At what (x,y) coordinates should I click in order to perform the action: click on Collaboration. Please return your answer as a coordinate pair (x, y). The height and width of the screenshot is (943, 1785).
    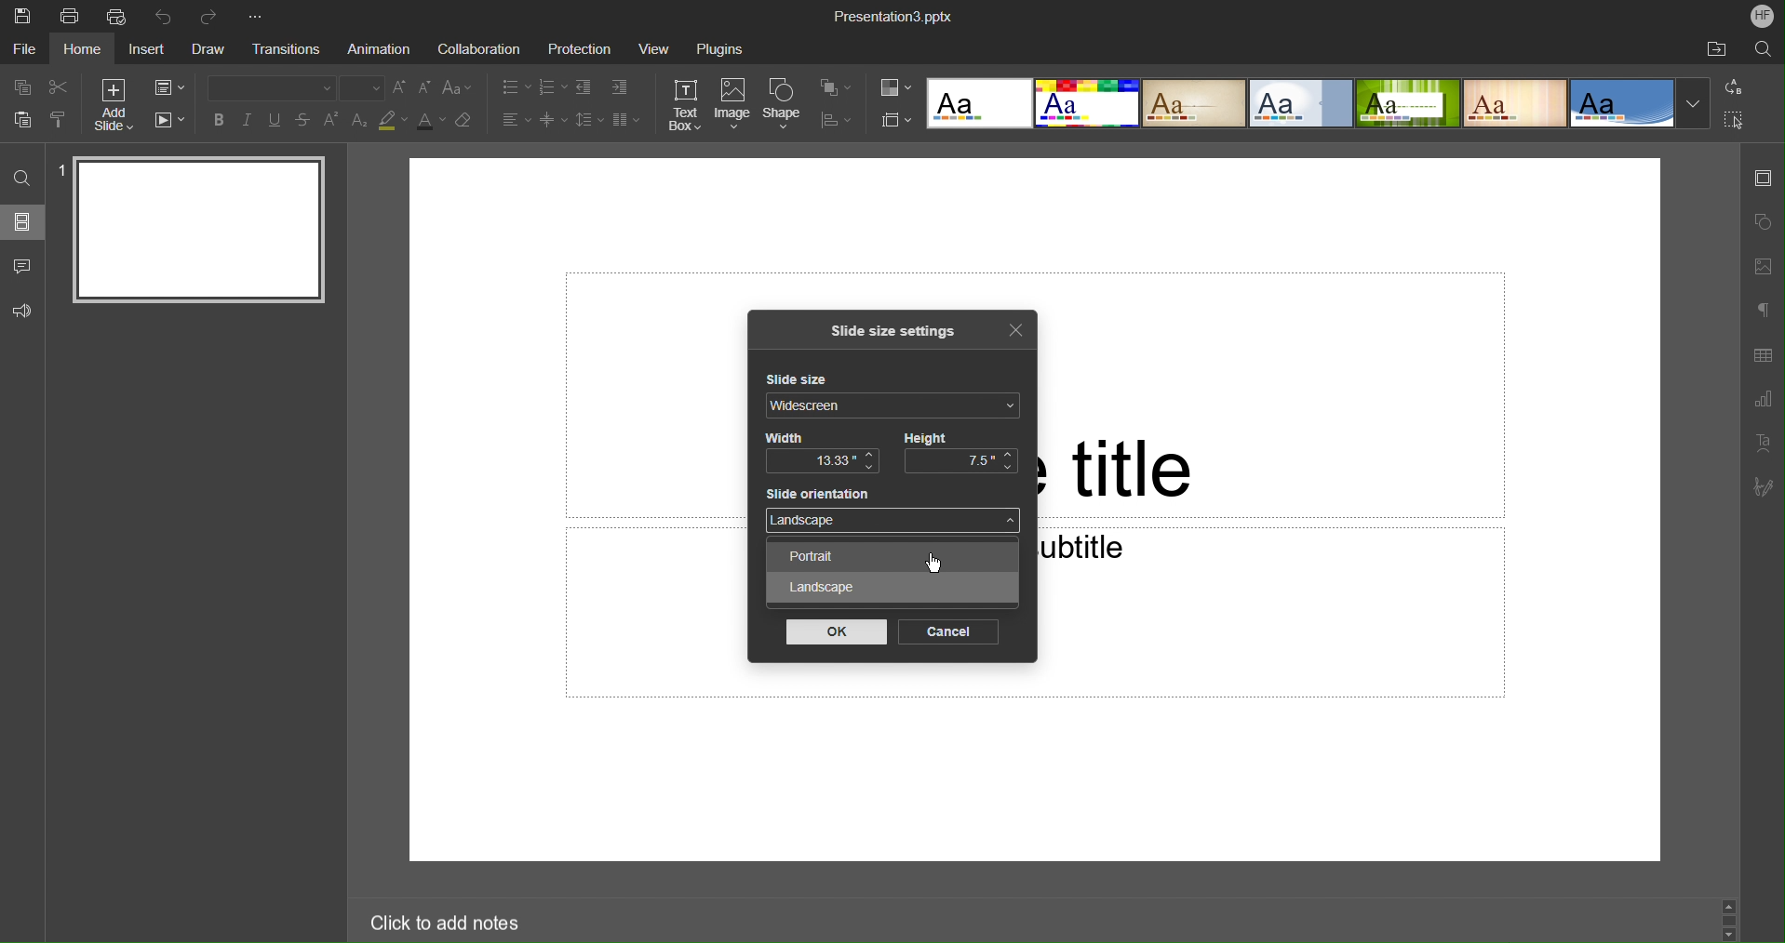
    Looking at the image, I should click on (479, 50).